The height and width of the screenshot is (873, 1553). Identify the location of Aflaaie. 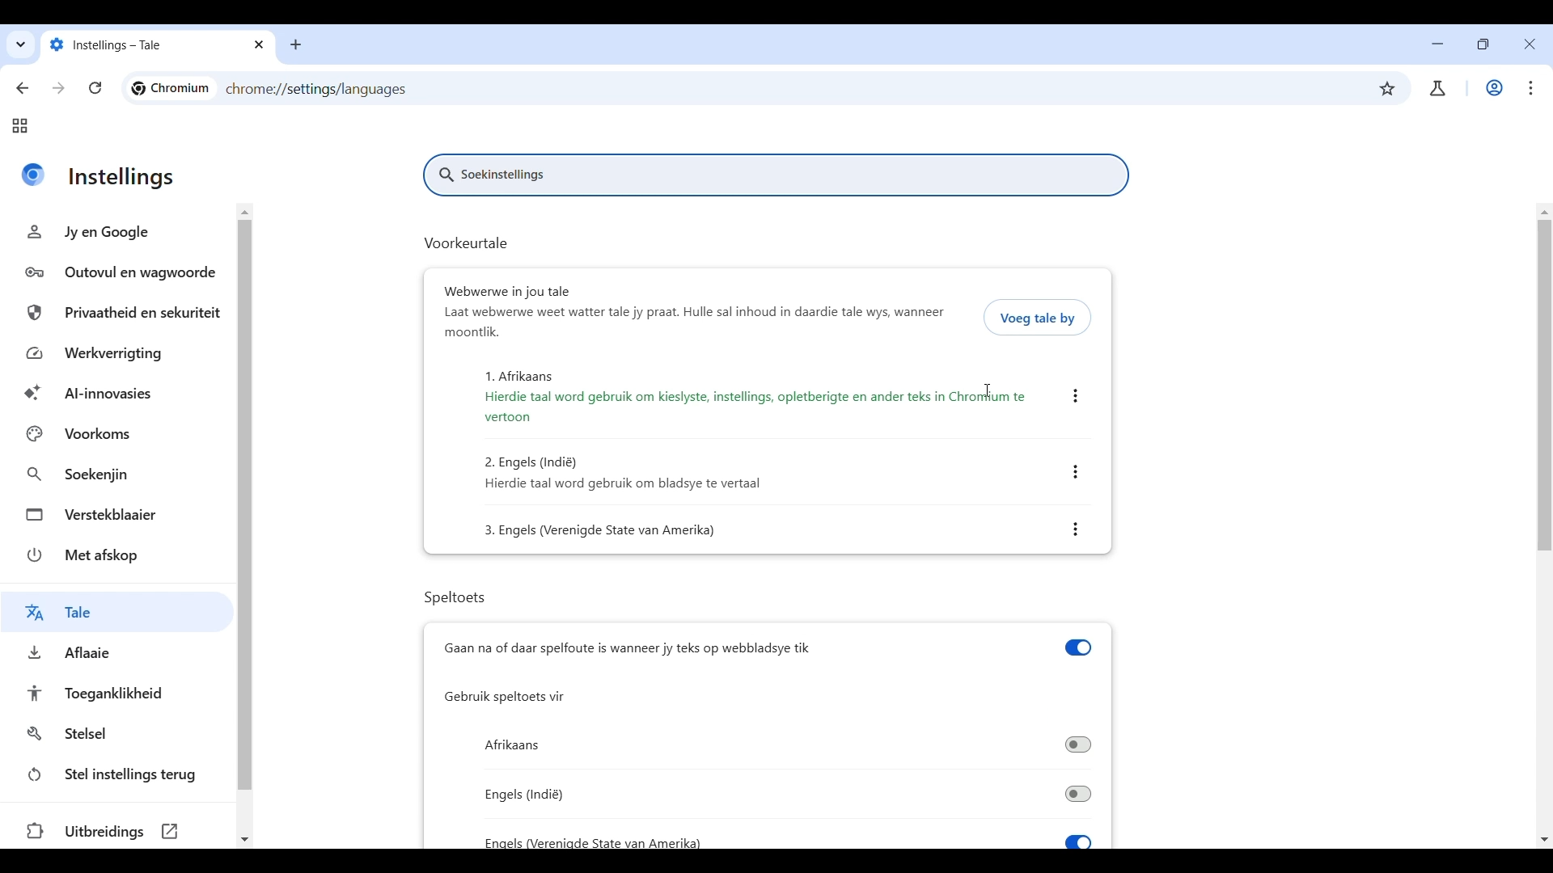
(87, 652).